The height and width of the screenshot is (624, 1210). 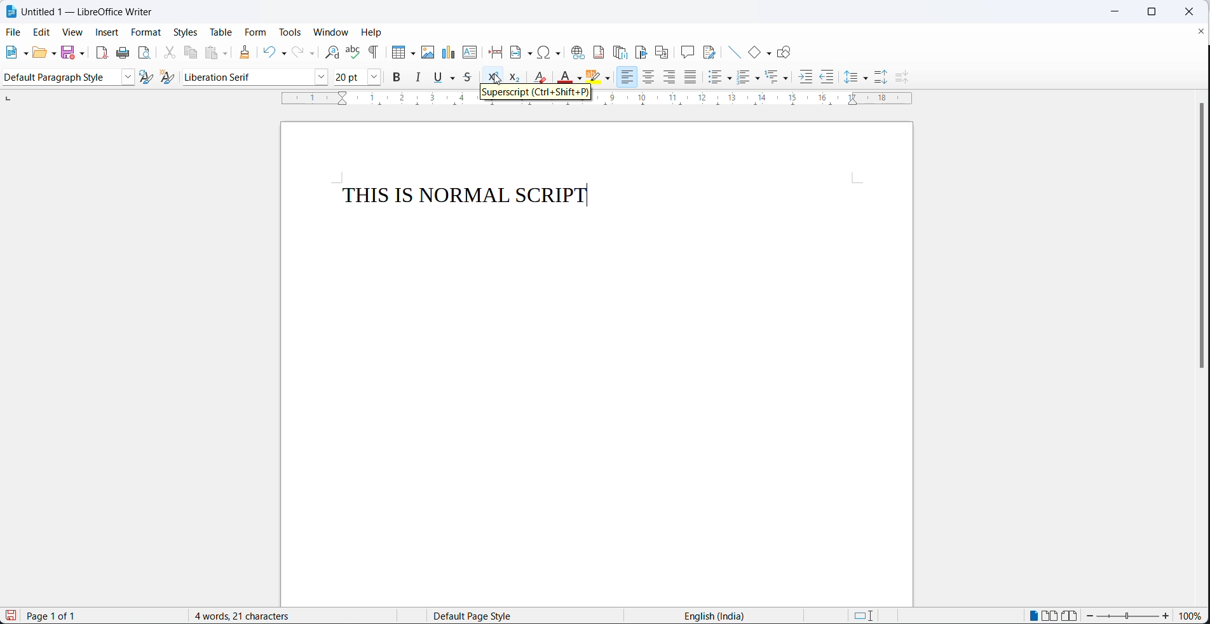 I want to click on character highlight, so click(x=595, y=77).